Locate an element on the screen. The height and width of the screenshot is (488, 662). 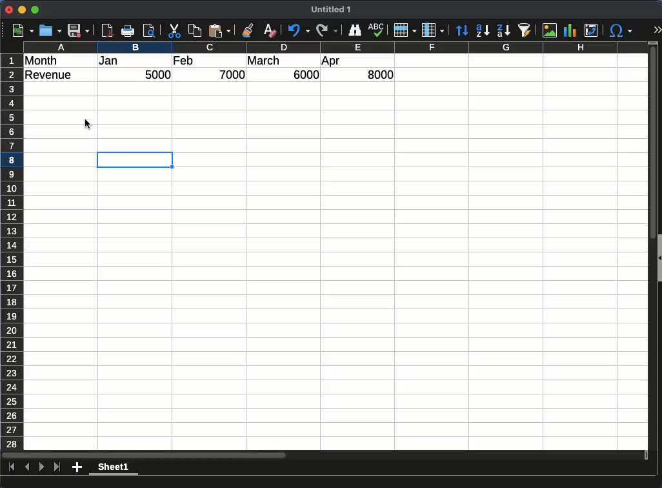
row is located at coordinates (404, 30).